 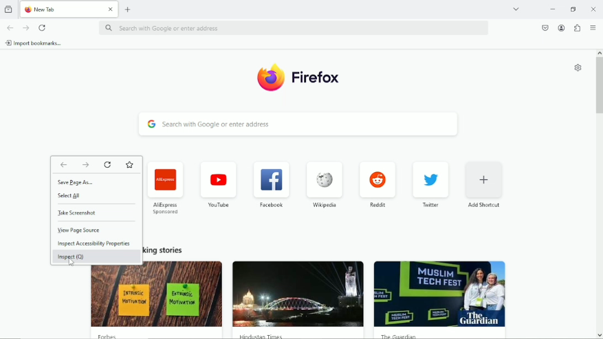 What do you see at coordinates (37, 43) in the screenshot?
I see `import bookmarks` at bounding box center [37, 43].